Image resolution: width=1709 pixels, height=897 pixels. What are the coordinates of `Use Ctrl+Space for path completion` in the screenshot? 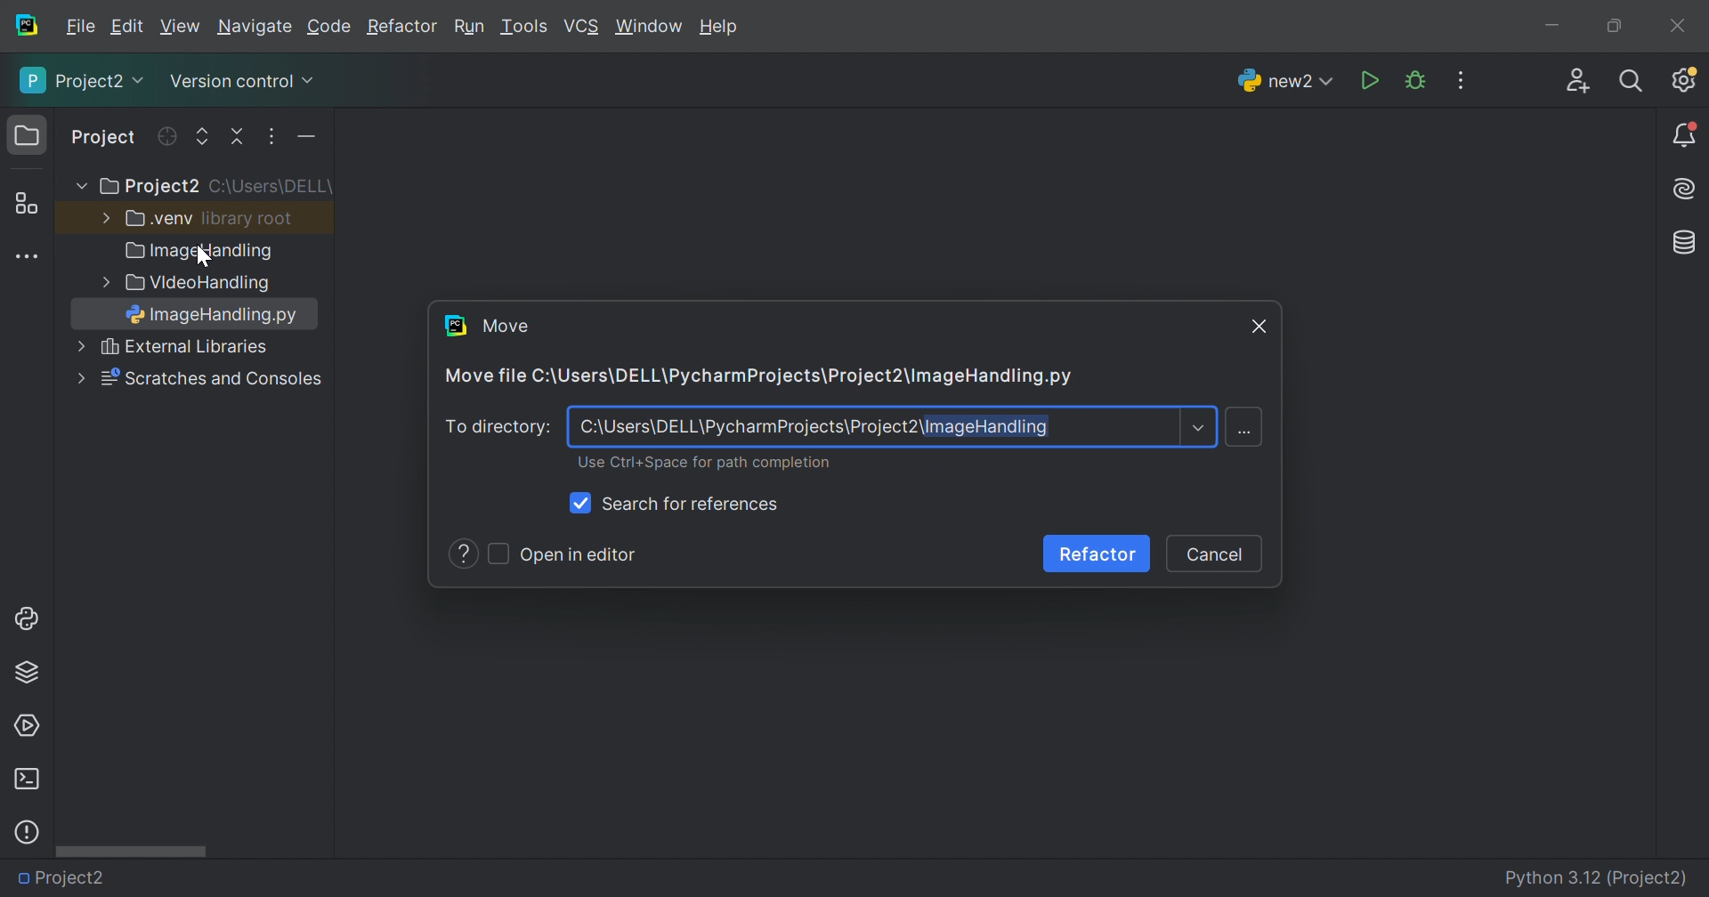 It's located at (698, 464).